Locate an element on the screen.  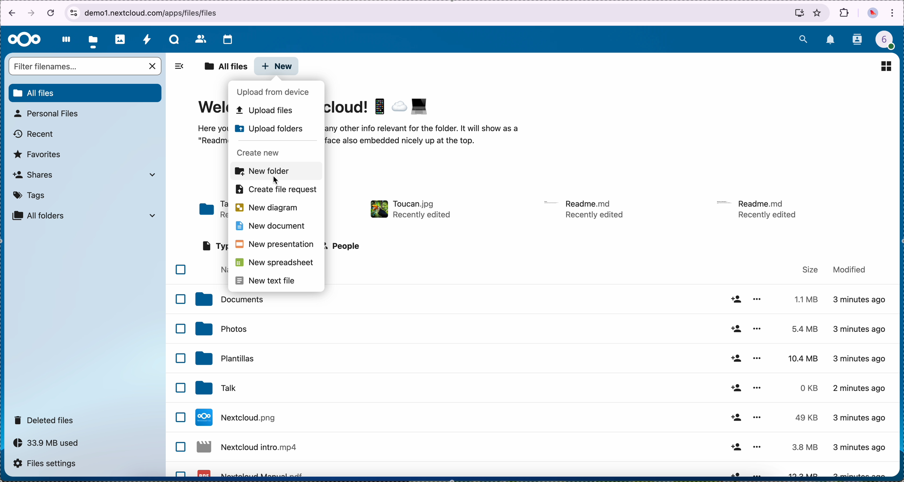
checkboxes is located at coordinates (180, 369).